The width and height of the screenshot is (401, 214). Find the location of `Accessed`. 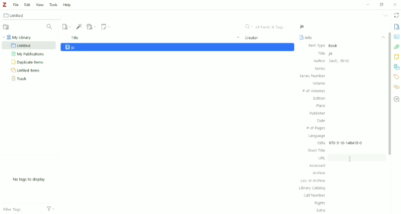

Accessed is located at coordinates (317, 166).